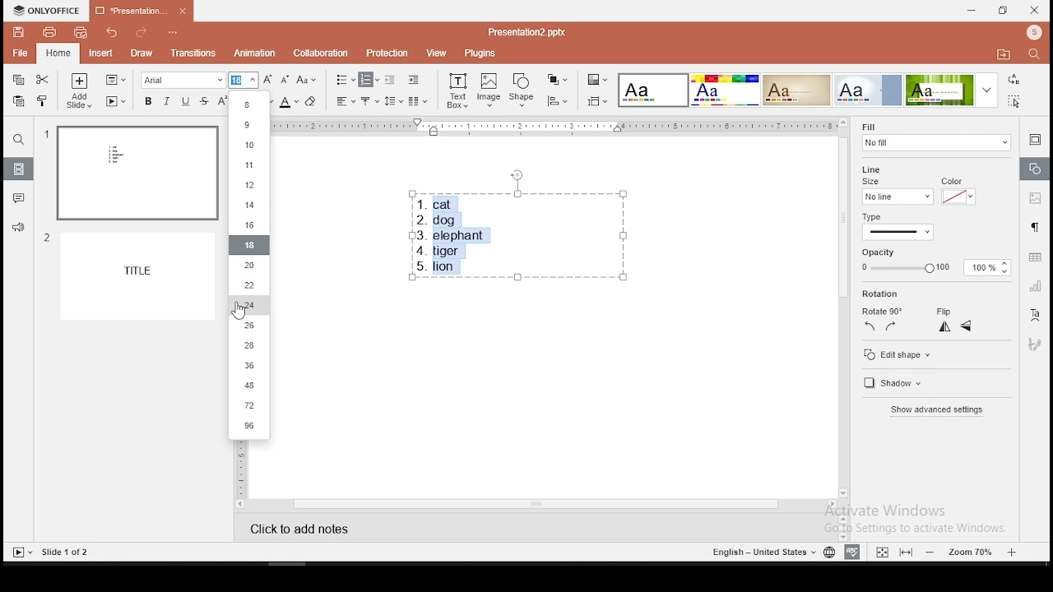 This screenshot has height=592, width=1053. I want to click on 9, so click(250, 127).